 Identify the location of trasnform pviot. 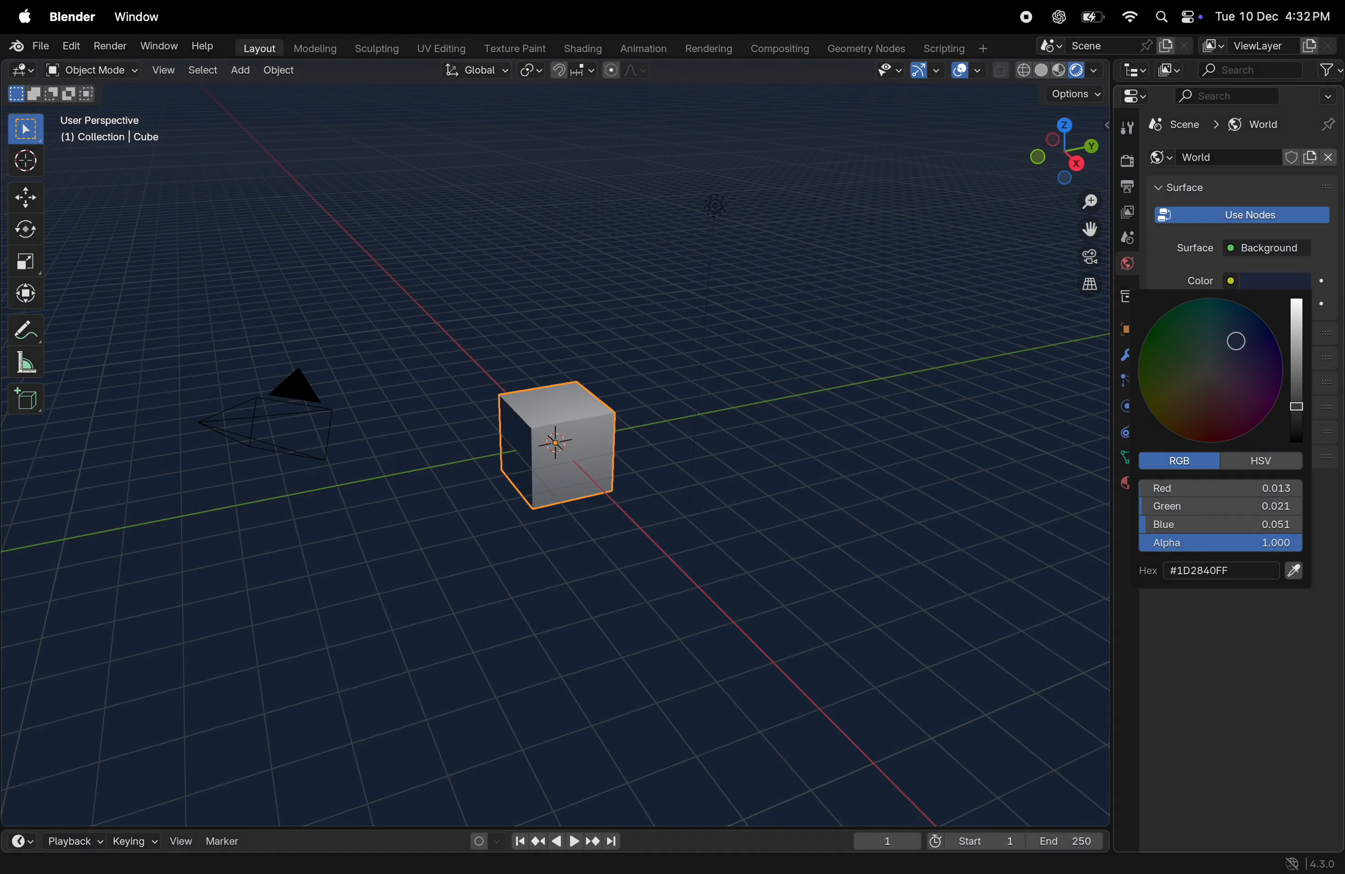
(532, 70).